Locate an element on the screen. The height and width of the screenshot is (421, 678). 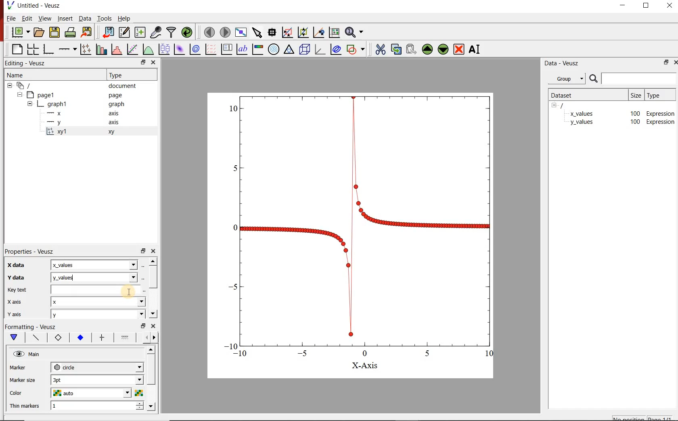
3pt is located at coordinates (97, 379).